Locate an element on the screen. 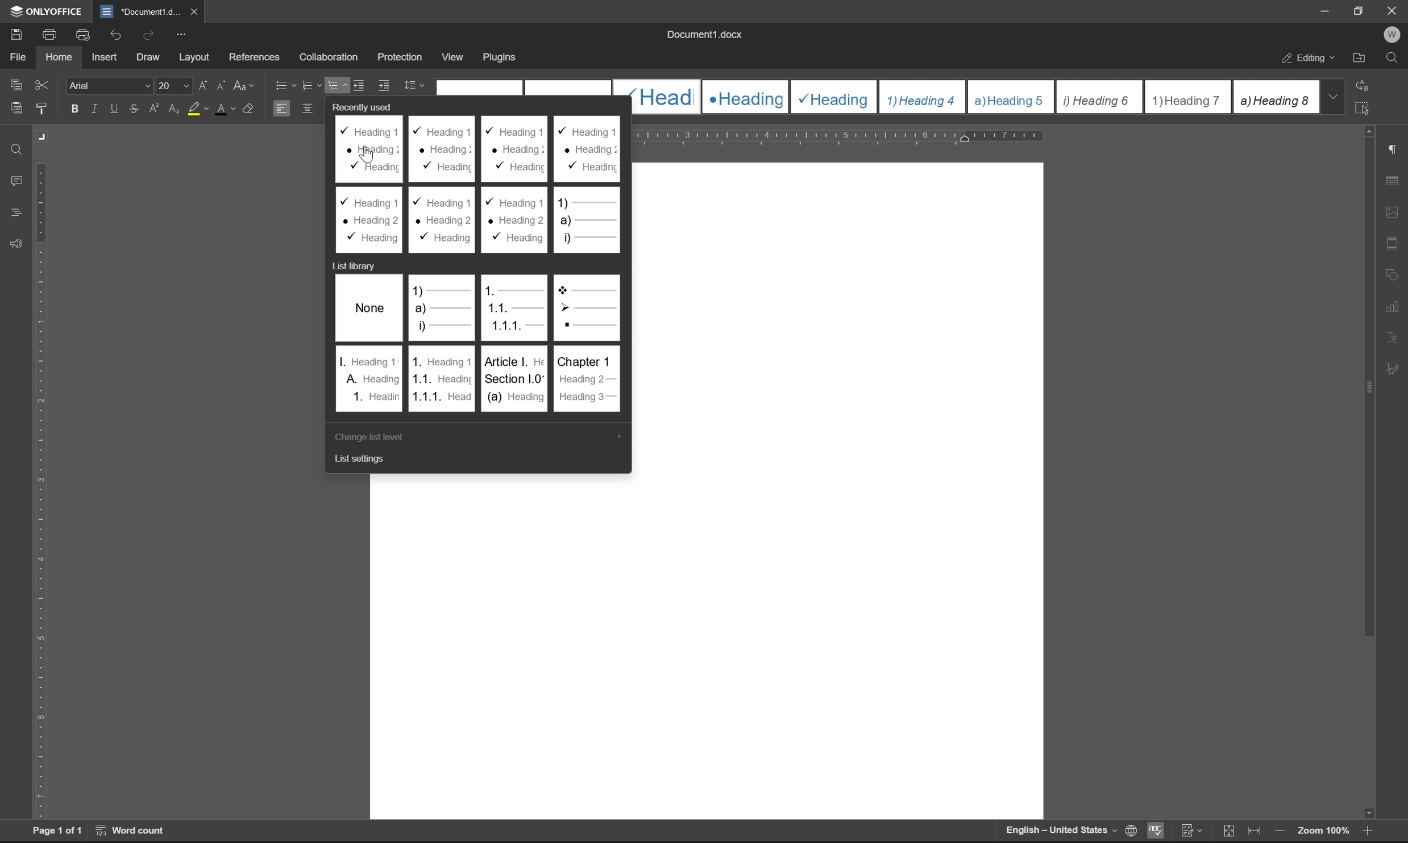 The image size is (1408, 843). chart settings is located at coordinates (1393, 303).